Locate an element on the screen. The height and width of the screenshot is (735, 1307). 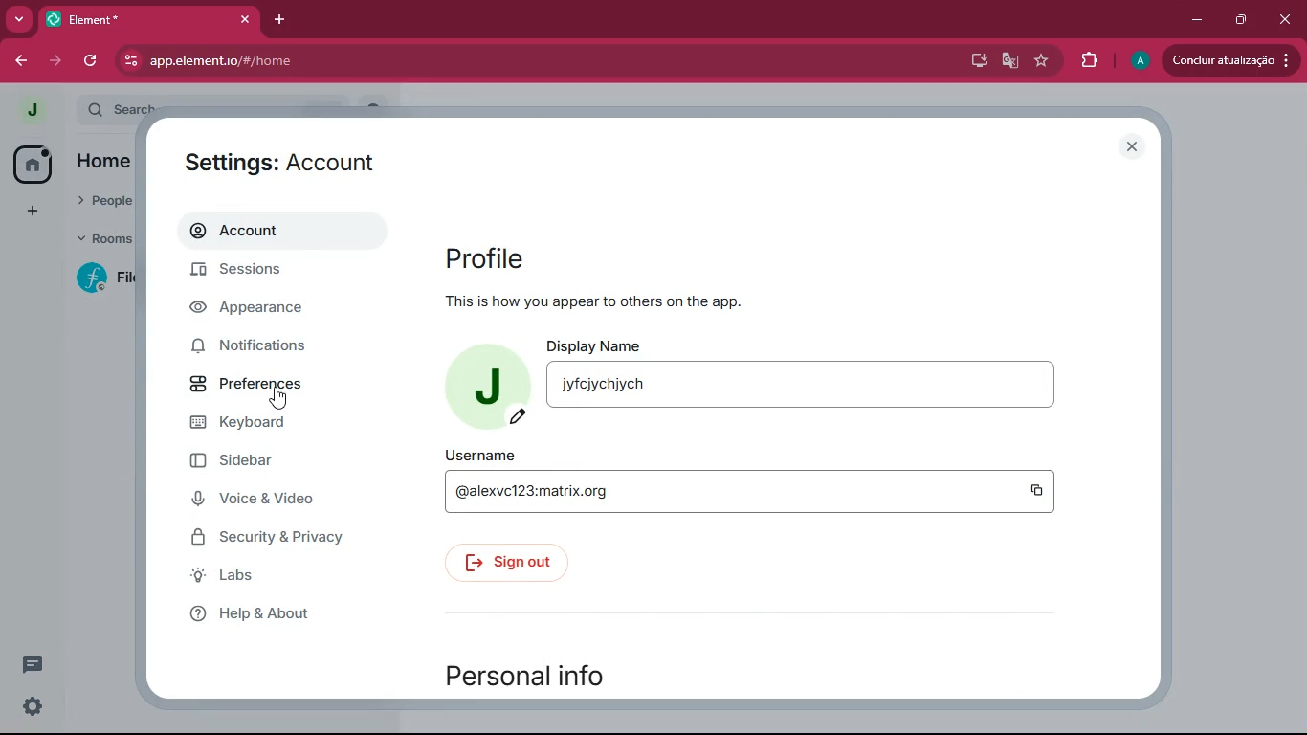
google translate is located at coordinates (1008, 63).